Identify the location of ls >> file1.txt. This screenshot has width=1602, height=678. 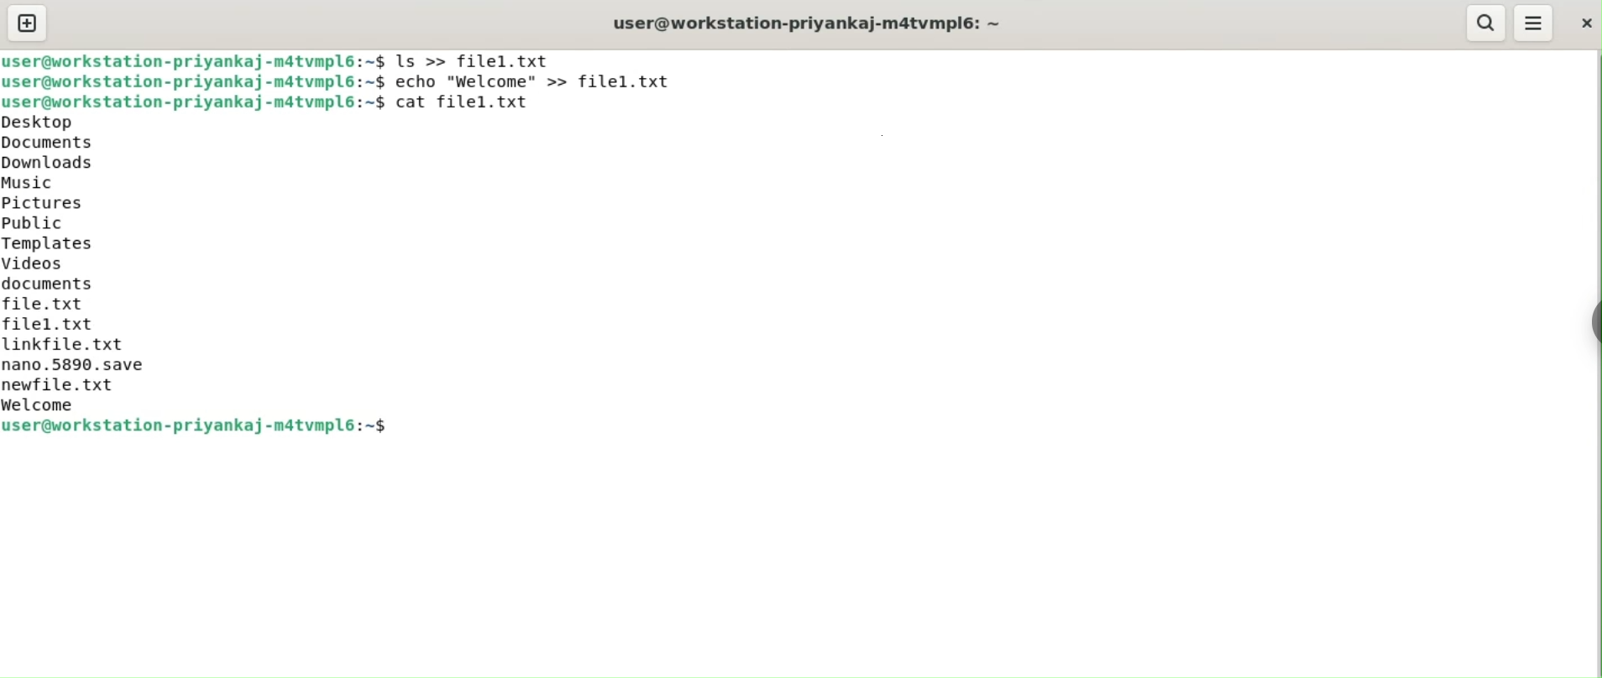
(476, 61).